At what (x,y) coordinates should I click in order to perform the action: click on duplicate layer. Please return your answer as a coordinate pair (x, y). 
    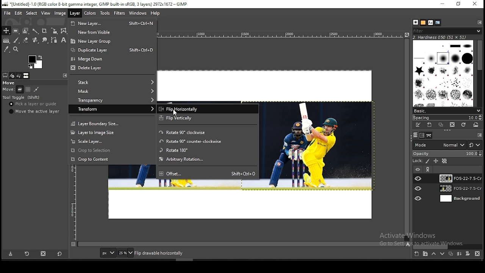
    Looking at the image, I should click on (449, 255).